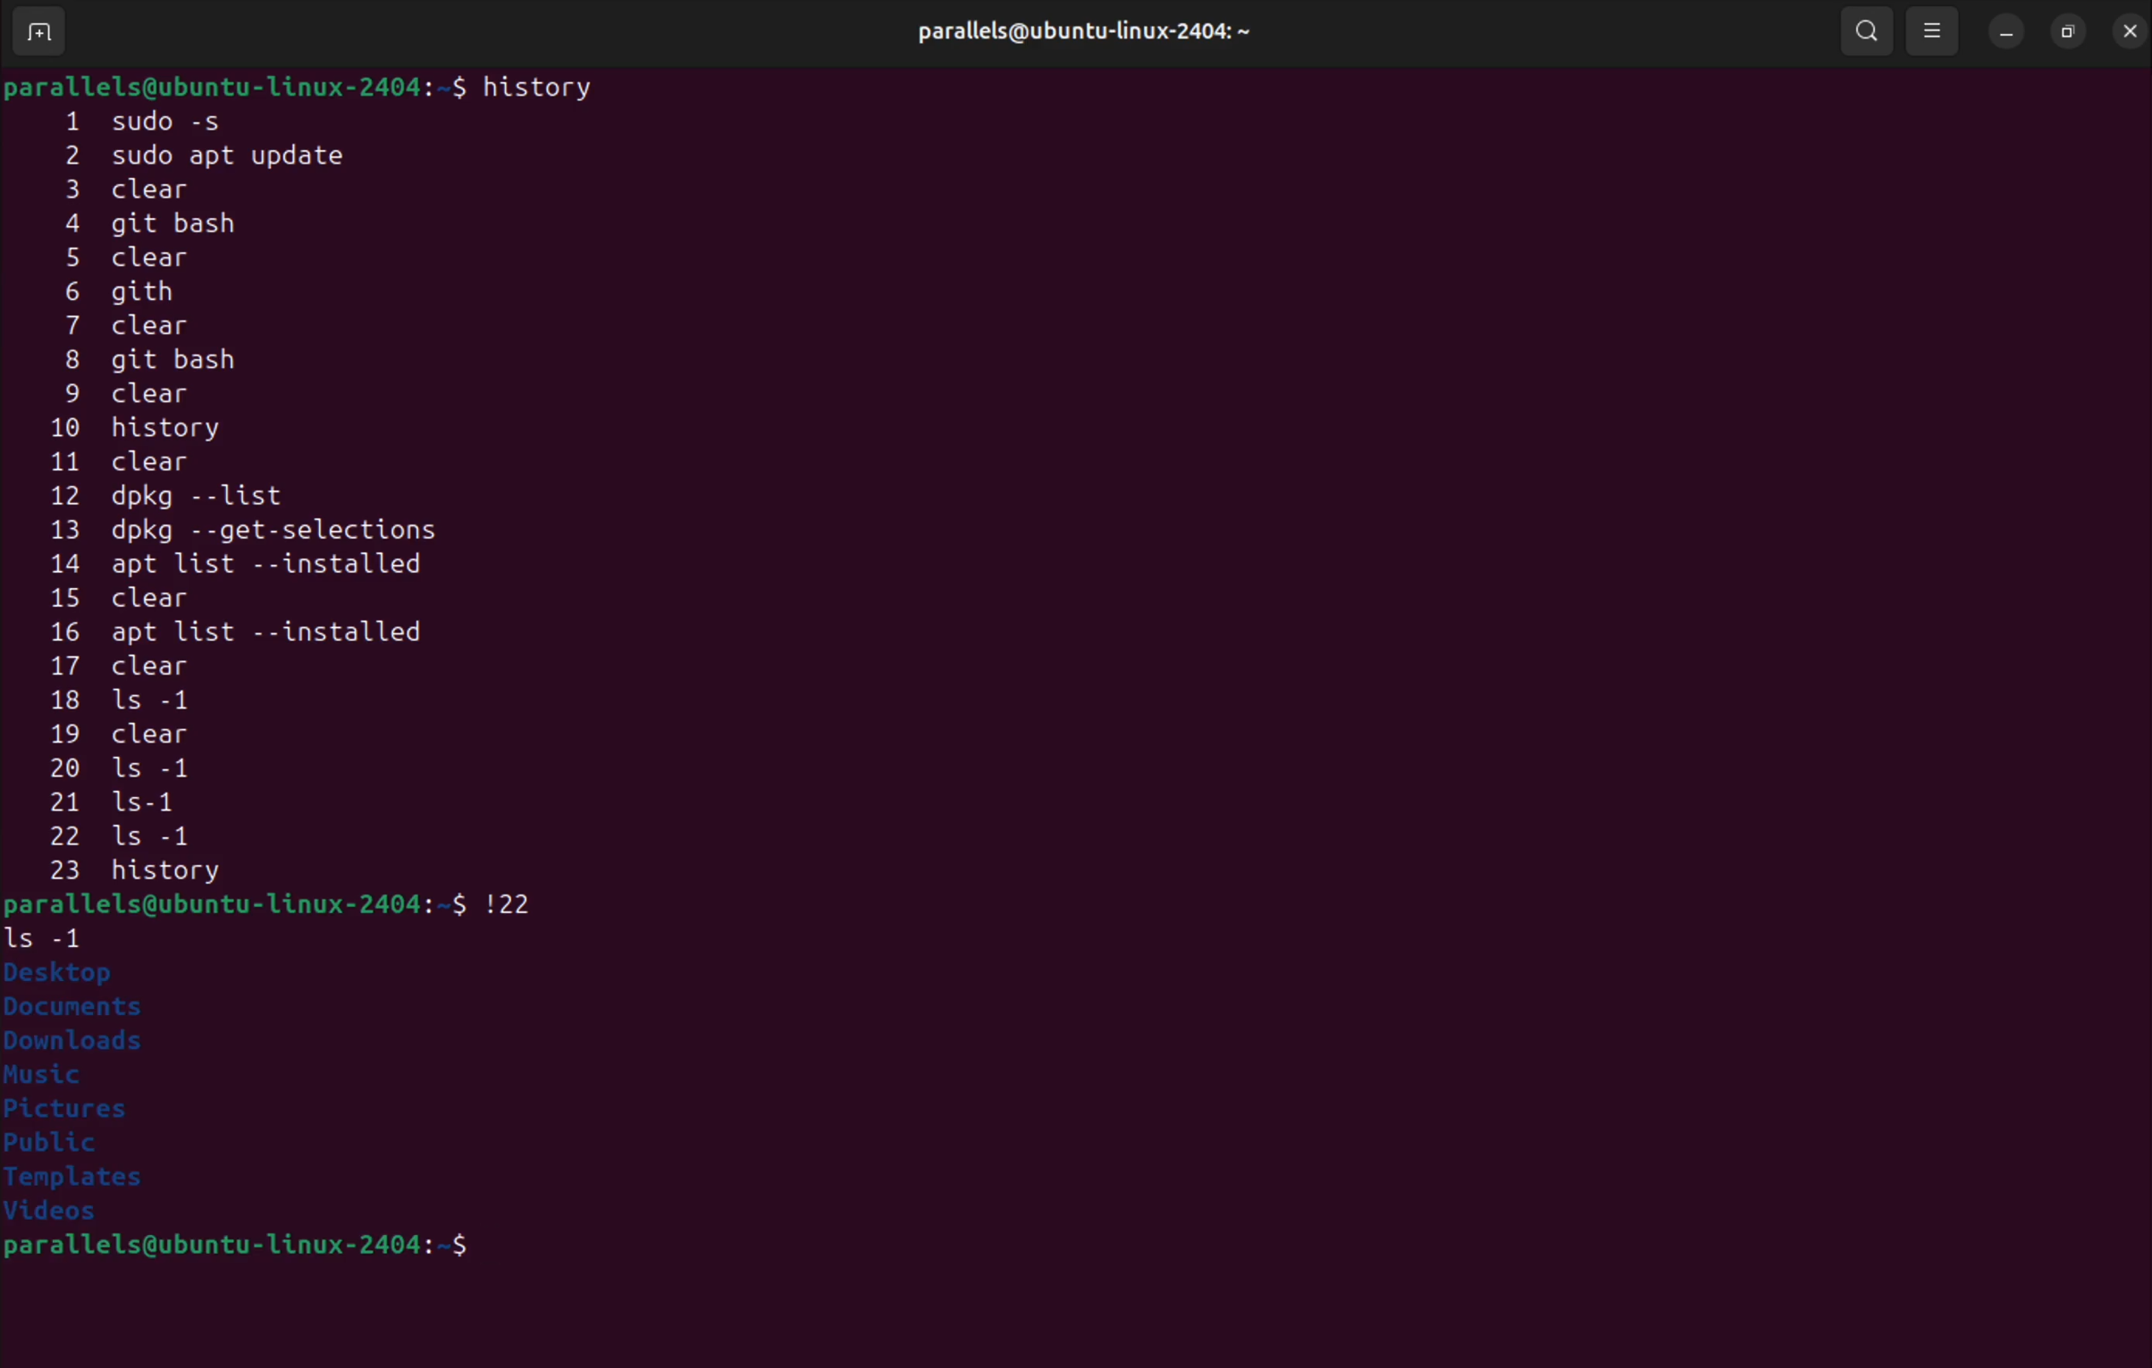 This screenshot has height=1368, width=2152. Describe the element at coordinates (234, 84) in the screenshot. I see `bash prompts` at that location.